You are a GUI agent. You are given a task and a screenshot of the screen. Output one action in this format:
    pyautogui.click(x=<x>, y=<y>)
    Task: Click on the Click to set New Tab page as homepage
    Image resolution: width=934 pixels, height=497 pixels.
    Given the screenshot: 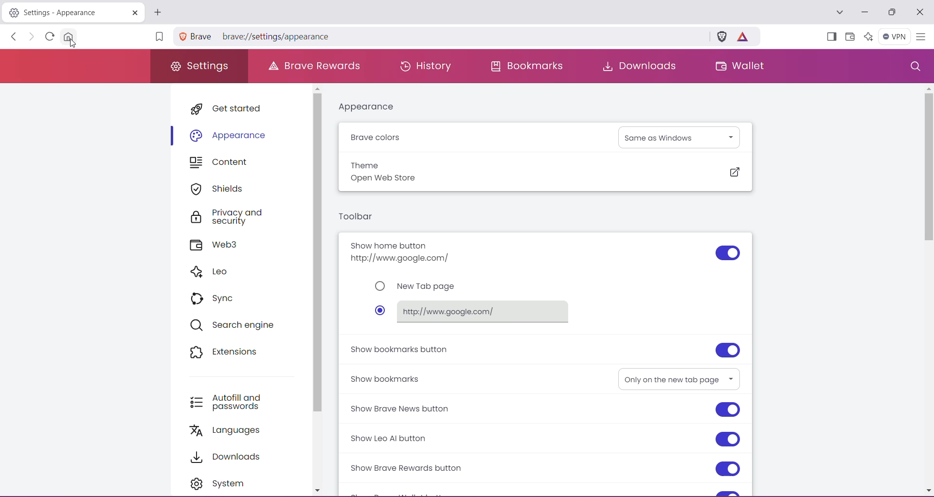 What is the action you would take?
    pyautogui.click(x=418, y=286)
    